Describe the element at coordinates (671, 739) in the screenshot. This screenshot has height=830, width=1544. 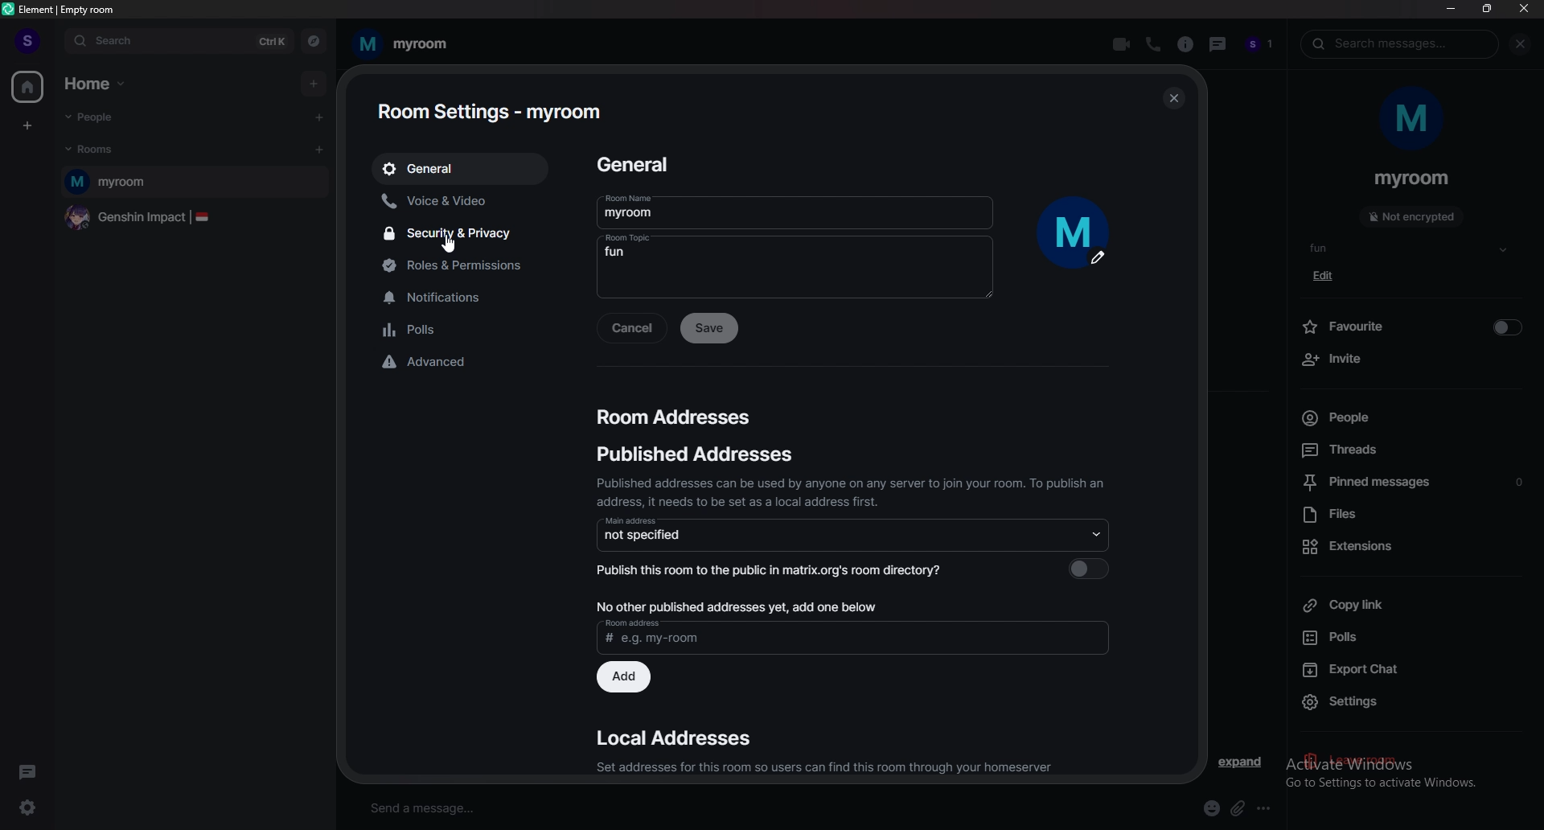
I see `local addresses` at that location.